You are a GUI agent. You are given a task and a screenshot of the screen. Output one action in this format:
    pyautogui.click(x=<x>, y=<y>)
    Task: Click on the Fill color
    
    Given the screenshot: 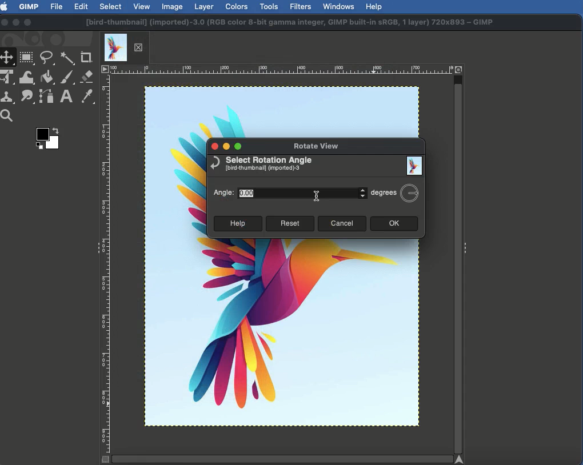 What is the action you would take?
    pyautogui.click(x=46, y=78)
    